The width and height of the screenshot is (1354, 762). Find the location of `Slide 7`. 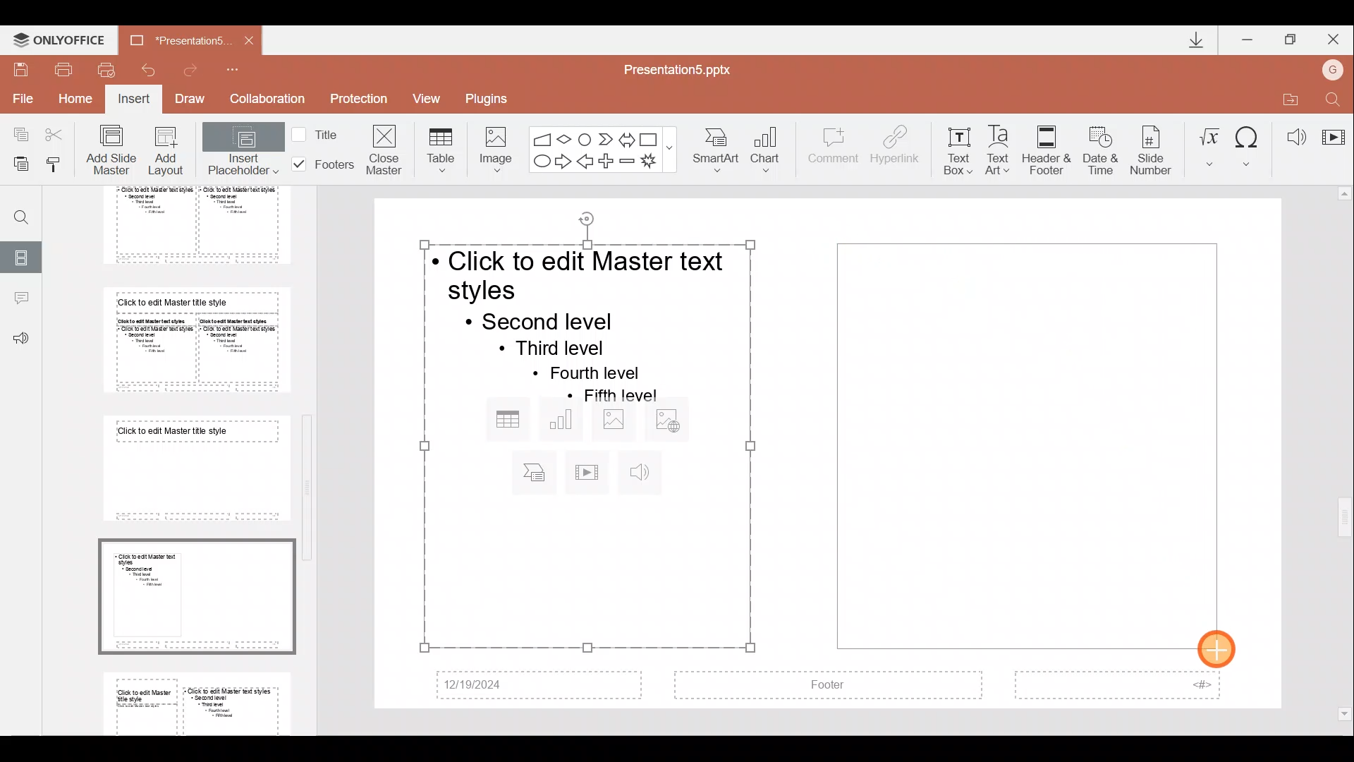

Slide 7 is located at coordinates (192, 468).